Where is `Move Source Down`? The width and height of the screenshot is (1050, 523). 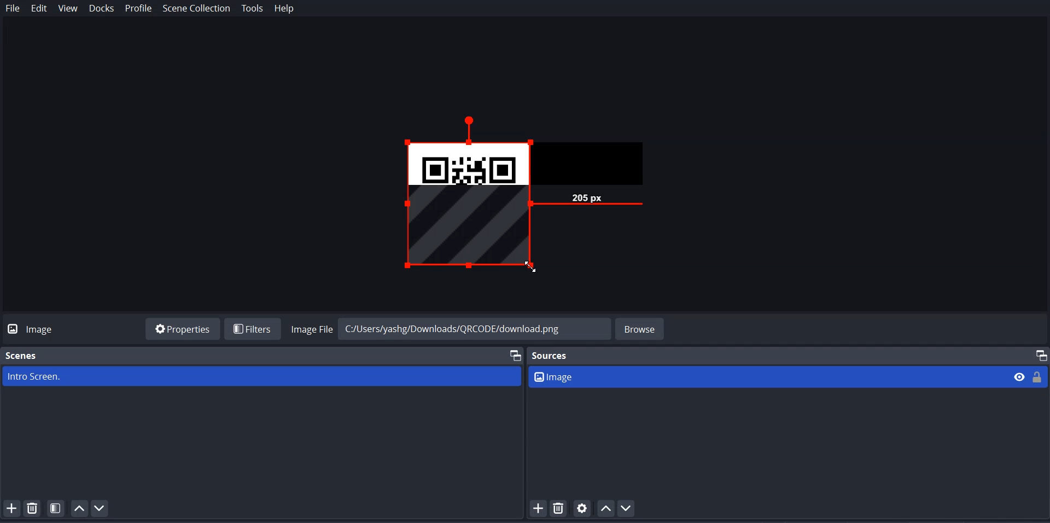 Move Source Down is located at coordinates (626, 508).